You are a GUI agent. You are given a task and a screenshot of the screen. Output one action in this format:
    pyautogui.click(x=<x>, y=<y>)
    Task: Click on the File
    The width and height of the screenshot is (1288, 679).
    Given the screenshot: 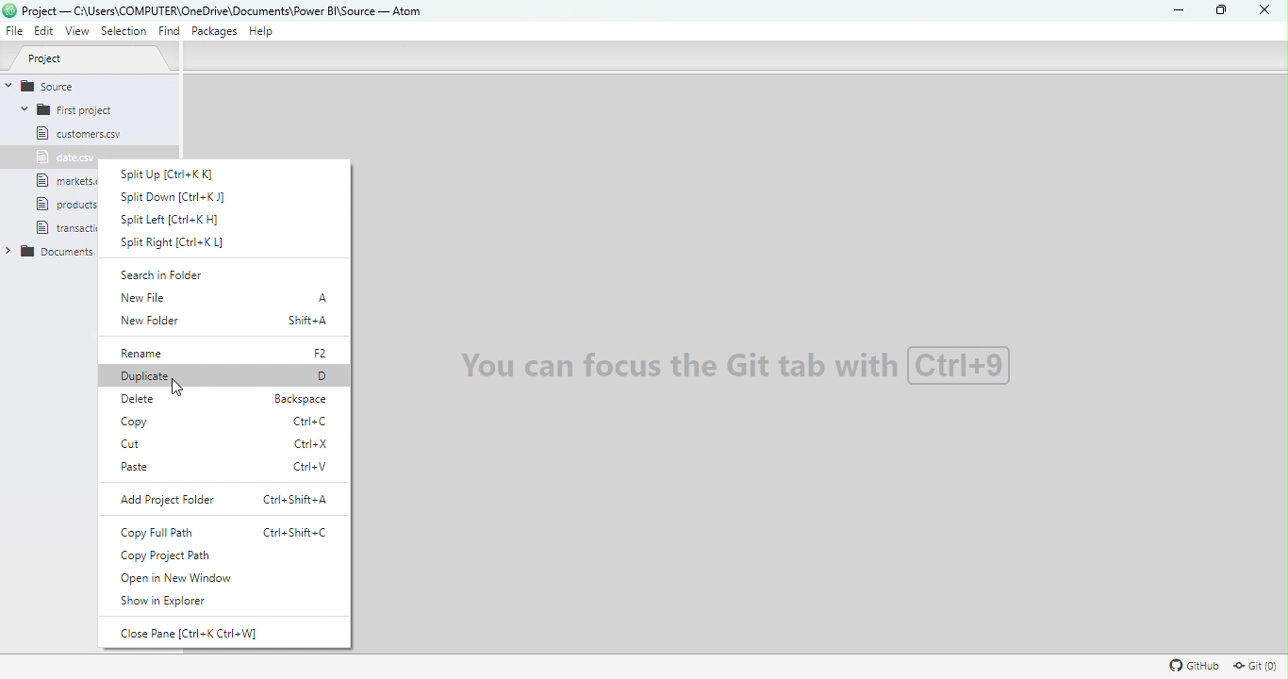 What is the action you would take?
    pyautogui.click(x=77, y=133)
    